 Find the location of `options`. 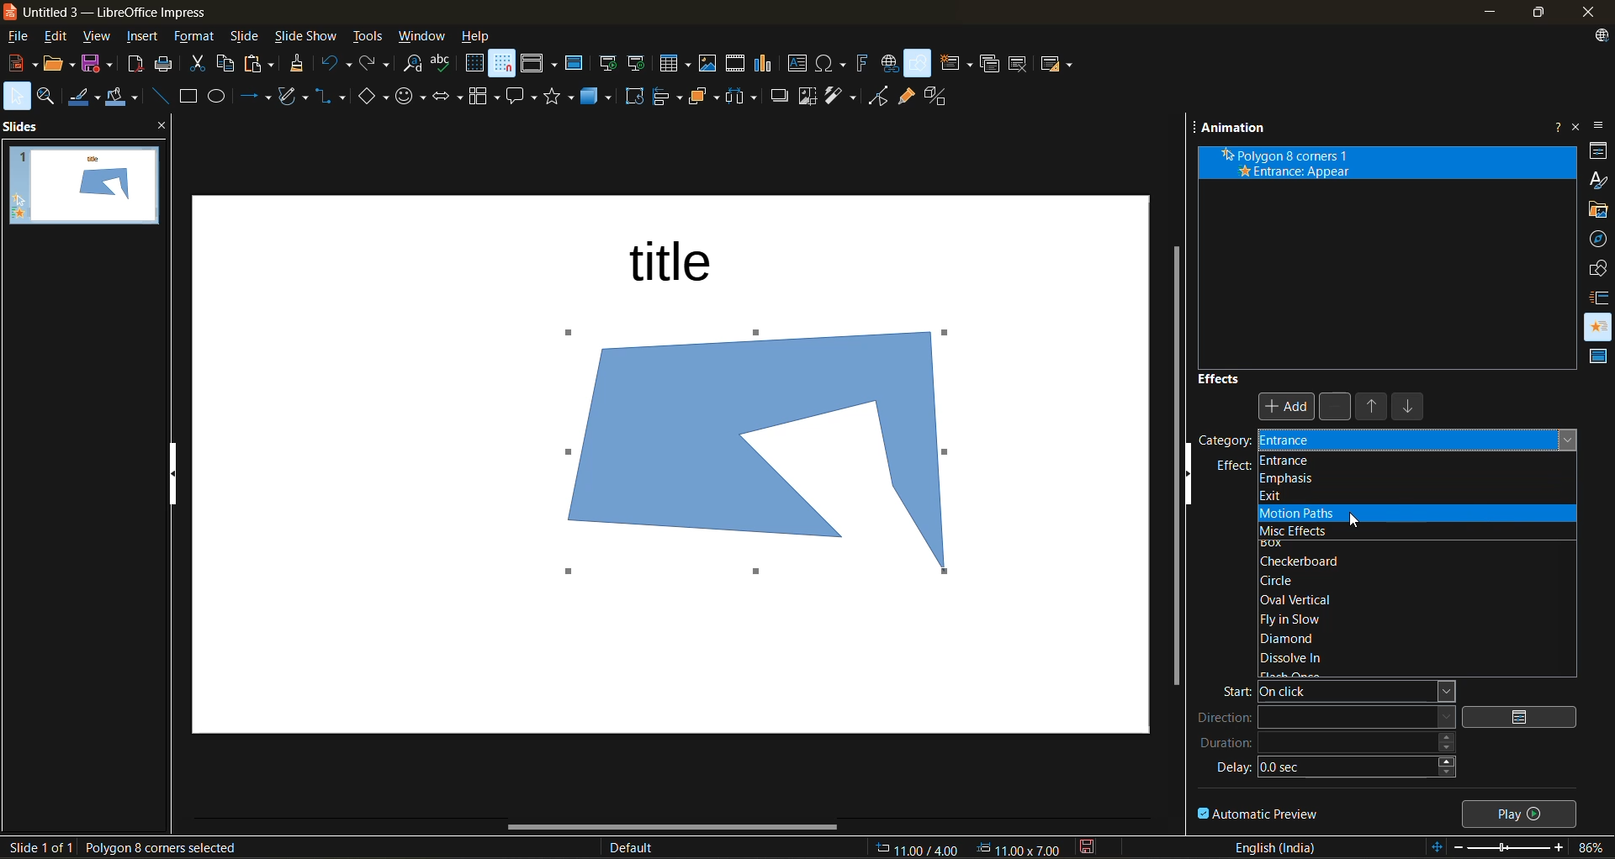

options is located at coordinates (1523, 717).